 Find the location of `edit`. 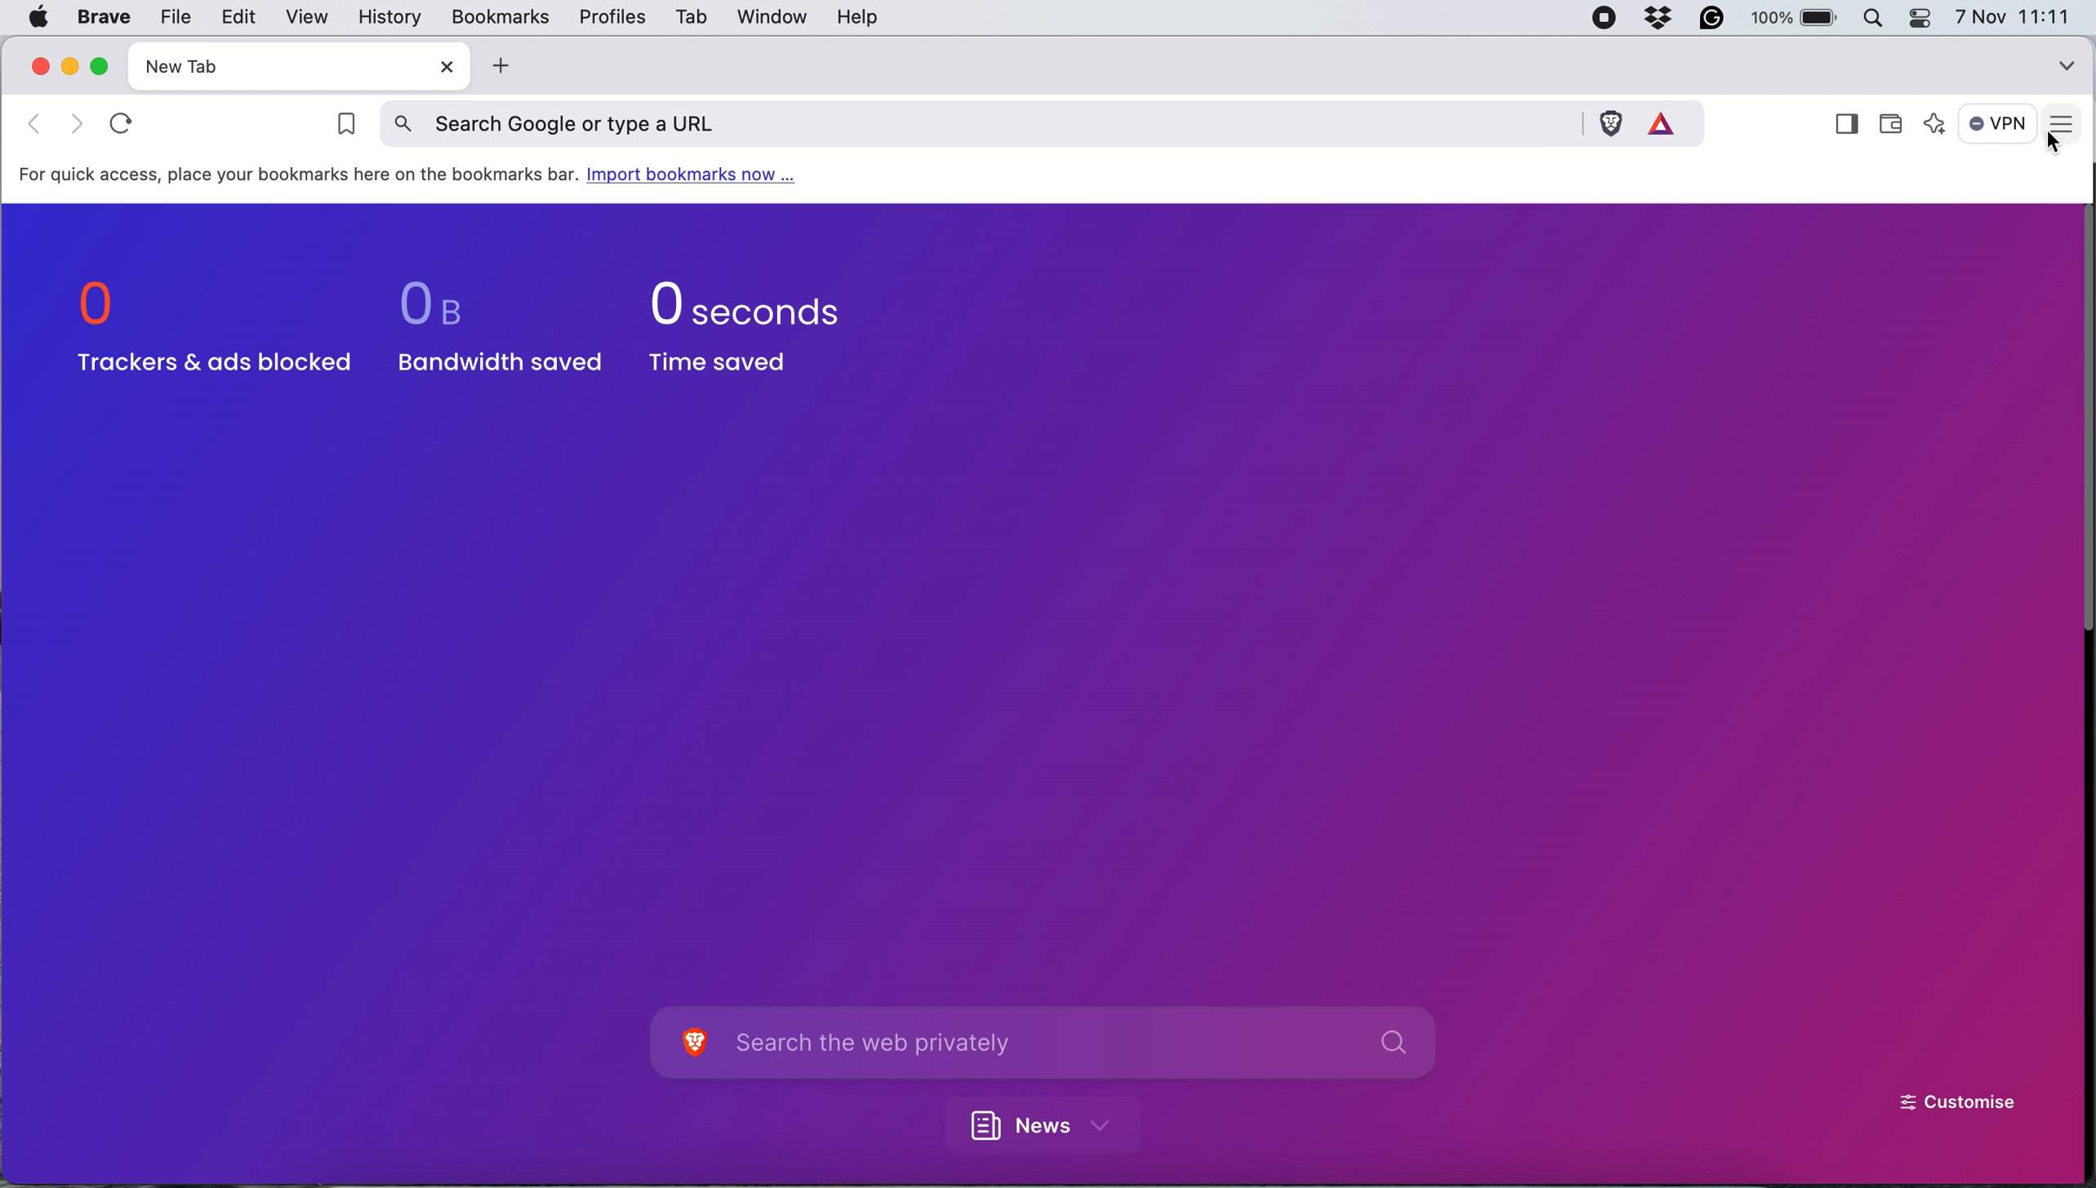

edit is located at coordinates (237, 16).